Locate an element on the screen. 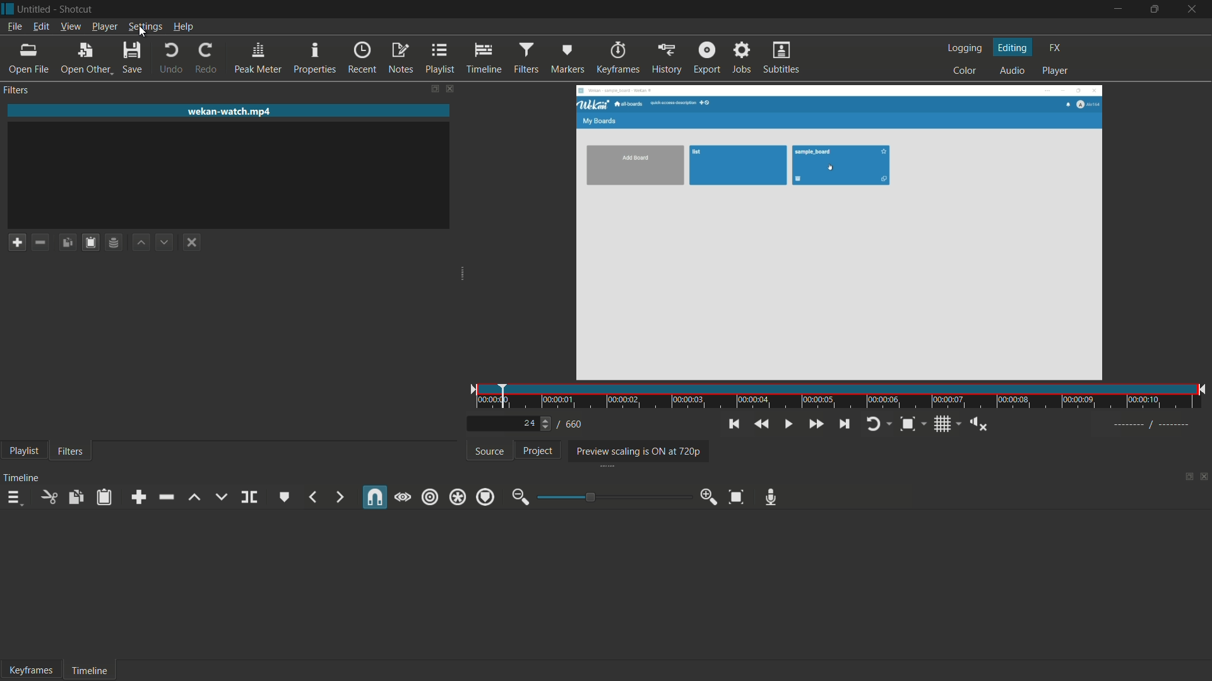 This screenshot has height=681, width=1212. record audio is located at coordinates (771, 498).